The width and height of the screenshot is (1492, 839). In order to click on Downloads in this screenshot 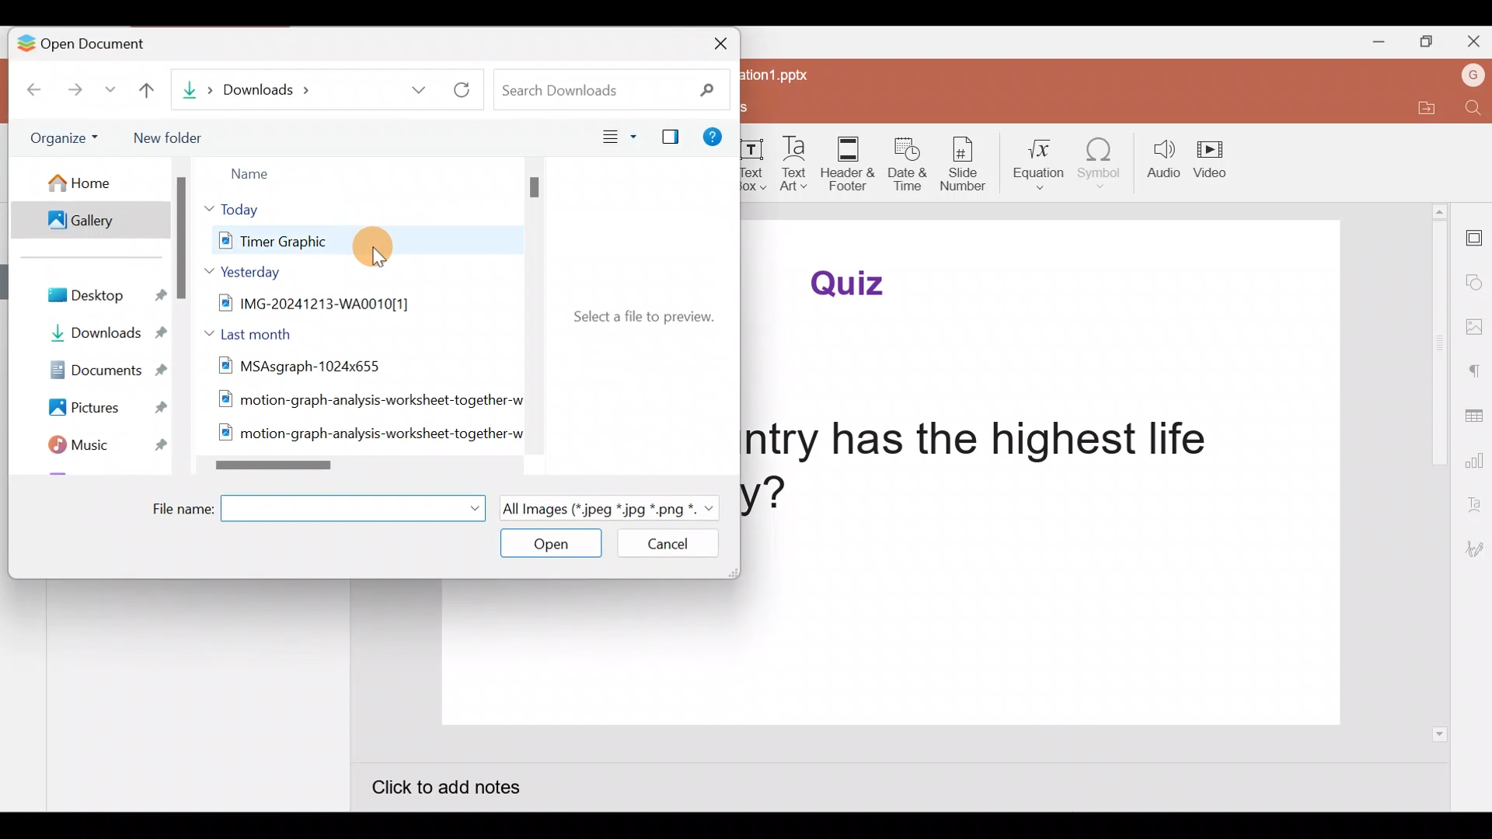, I will do `click(99, 333)`.